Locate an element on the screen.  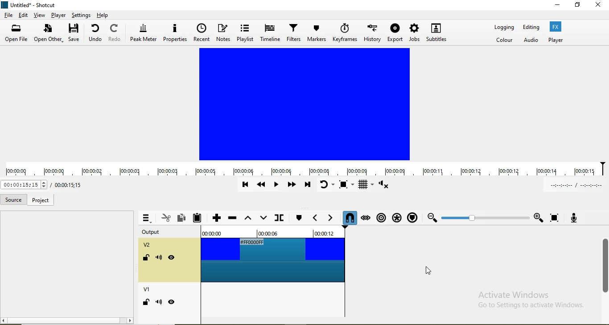
help is located at coordinates (103, 15).